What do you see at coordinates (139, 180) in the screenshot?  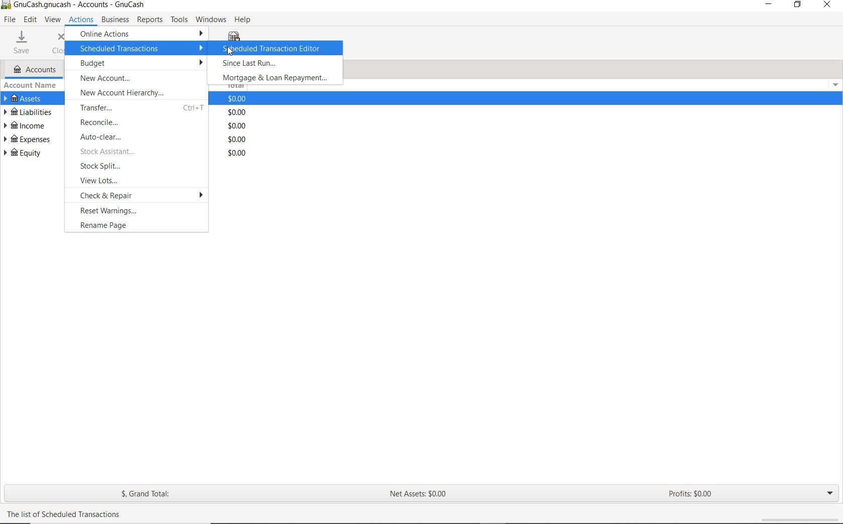 I see `VIEW LOTS` at bounding box center [139, 180].